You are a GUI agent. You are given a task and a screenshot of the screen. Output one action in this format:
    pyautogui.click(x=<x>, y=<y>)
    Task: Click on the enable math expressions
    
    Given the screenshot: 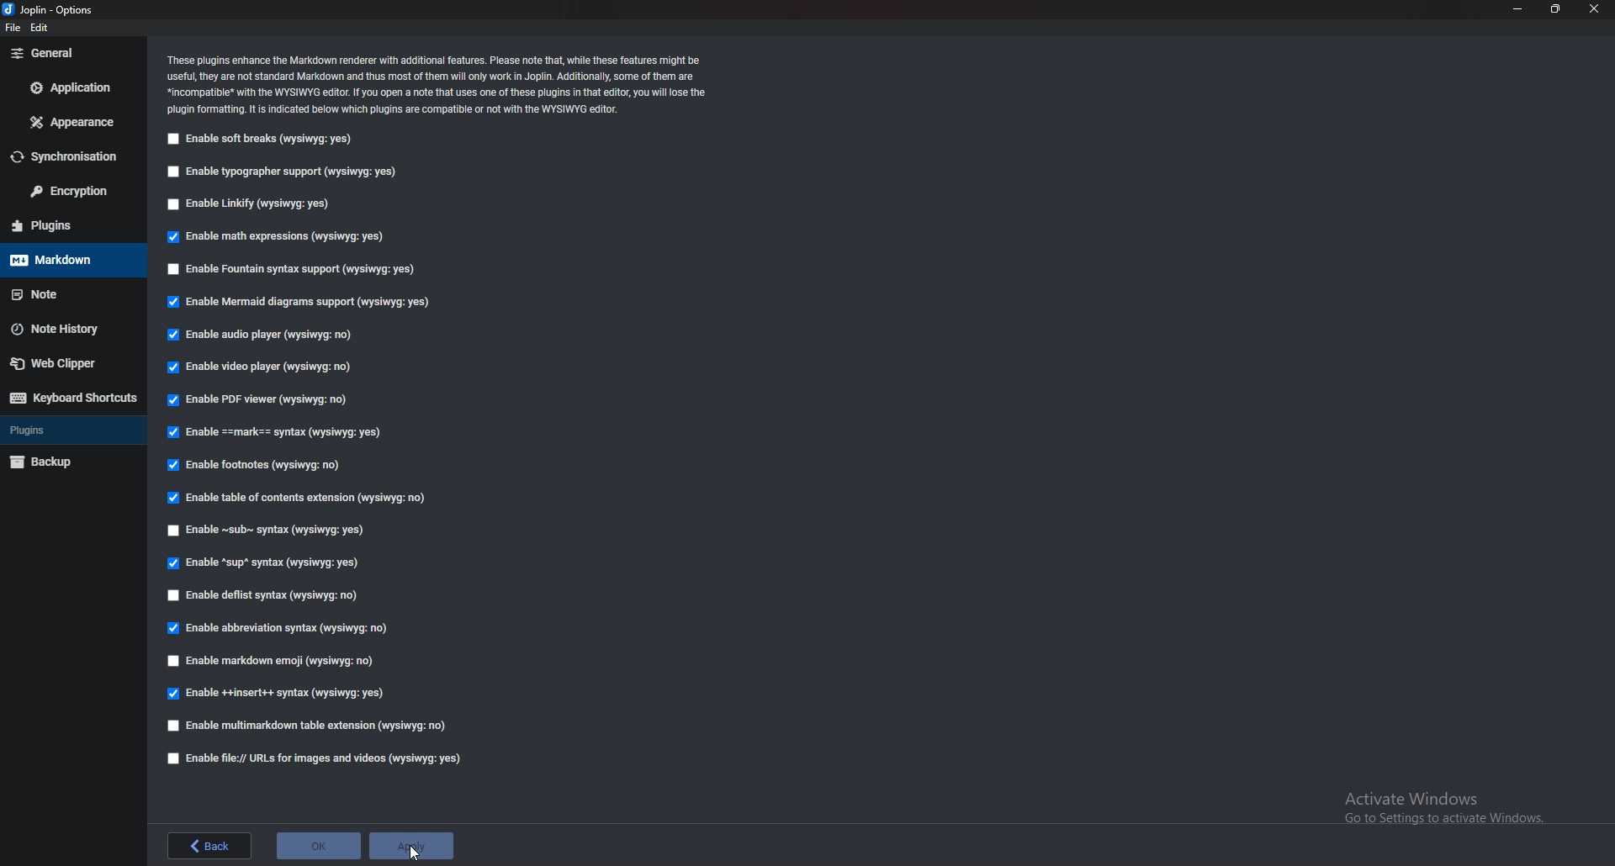 What is the action you would take?
    pyautogui.click(x=279, y=236)
    